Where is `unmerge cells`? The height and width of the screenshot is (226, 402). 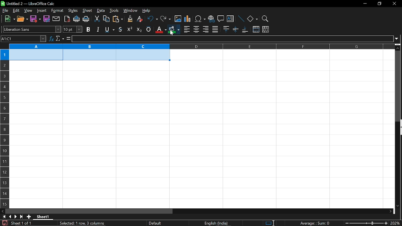
unmerge cells is located at coordinates (266, 30).